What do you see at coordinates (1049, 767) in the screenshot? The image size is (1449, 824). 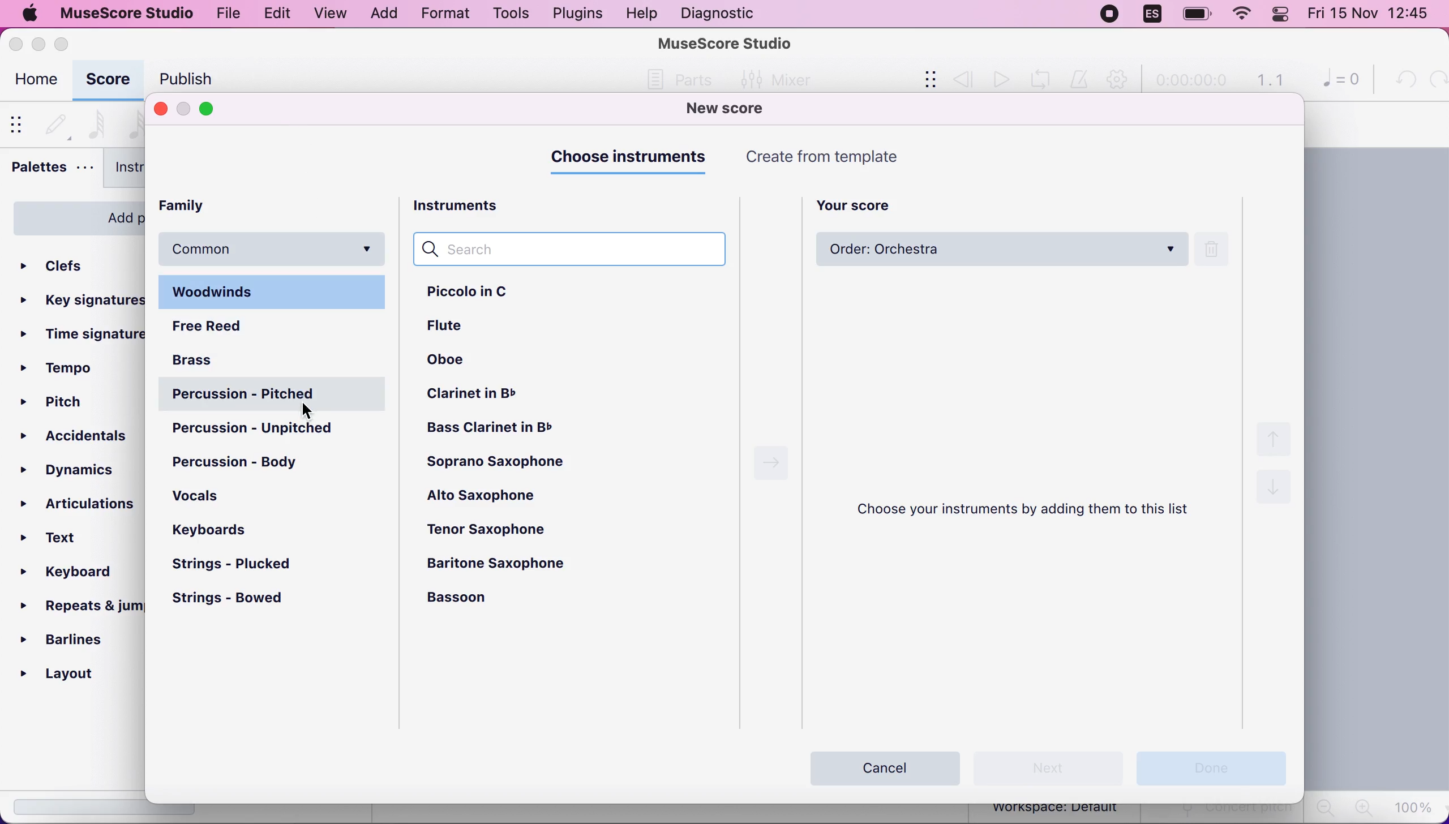 I see `next` at bounding box center [1049, 767].